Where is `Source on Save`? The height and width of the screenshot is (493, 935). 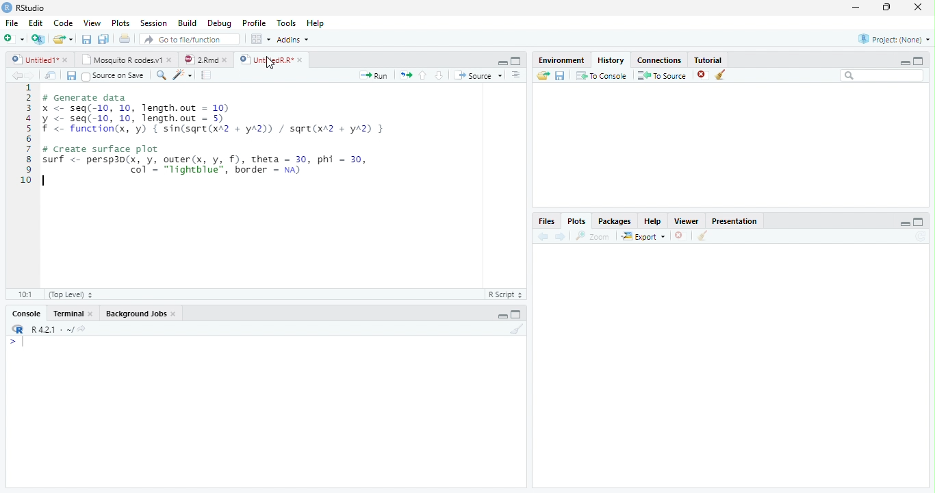 Source on Save is located at coordinates (114, 75).